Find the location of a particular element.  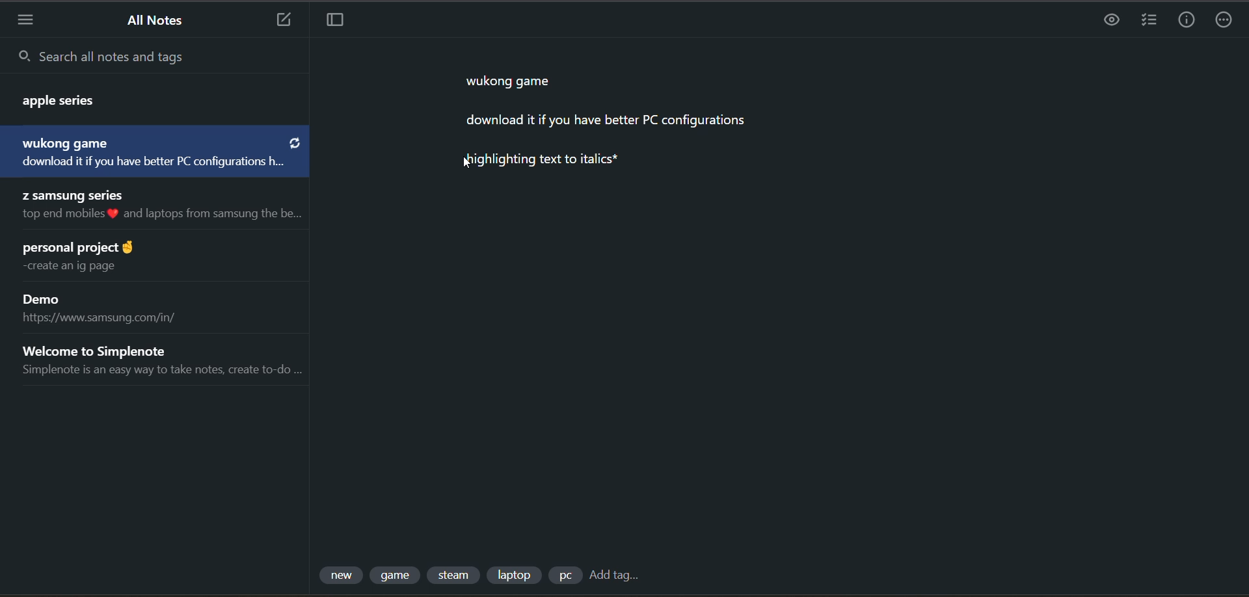

tag 3 is located at coordinates (455, 576).